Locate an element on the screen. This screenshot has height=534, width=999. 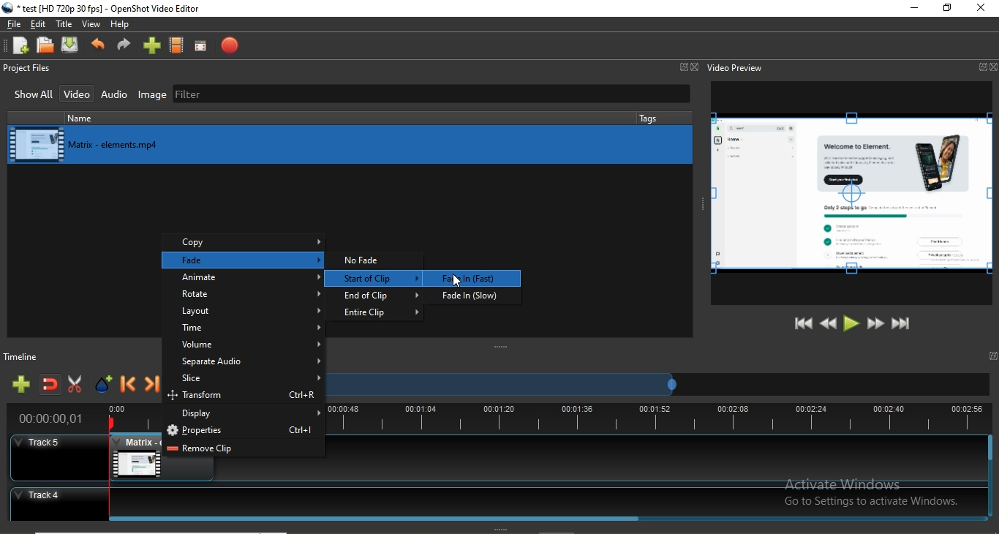
transform is located at coordinates (244, 397).